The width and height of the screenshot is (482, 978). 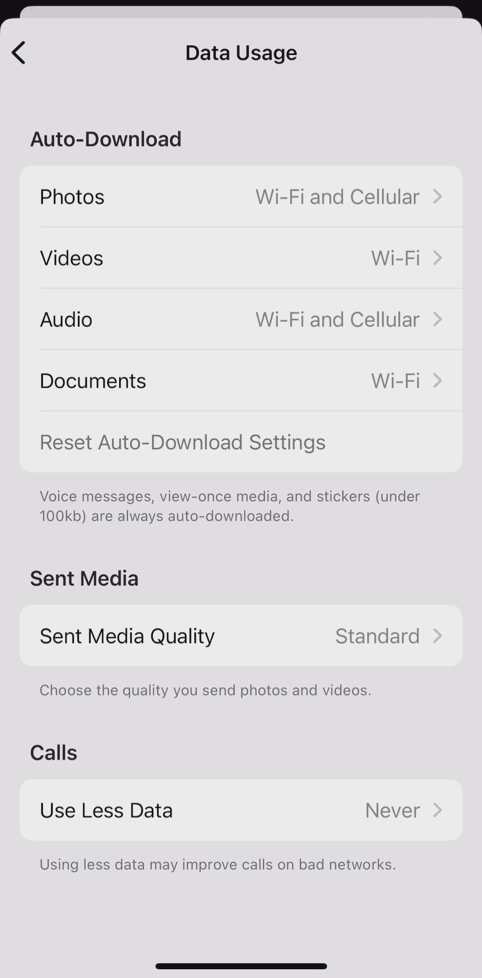 What do you see at coordinates (242, 320) in the screenshot?
I see `Audio Wi-Fi and Cellular` at bounding box center [242, 320].